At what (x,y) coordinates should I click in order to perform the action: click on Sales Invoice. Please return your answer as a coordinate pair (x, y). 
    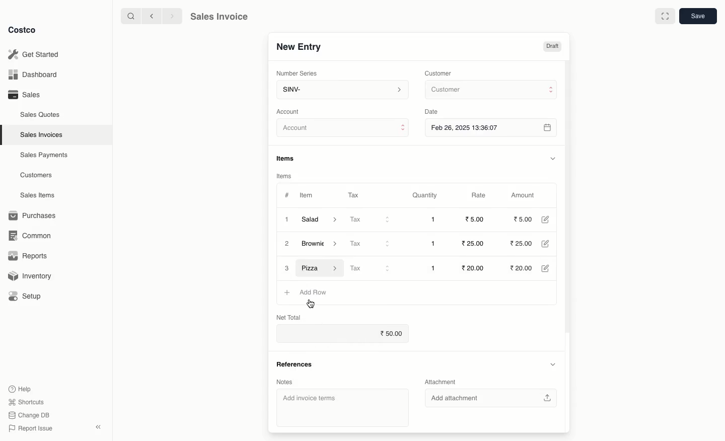
    Looking at the image, I should click on (219, 18).